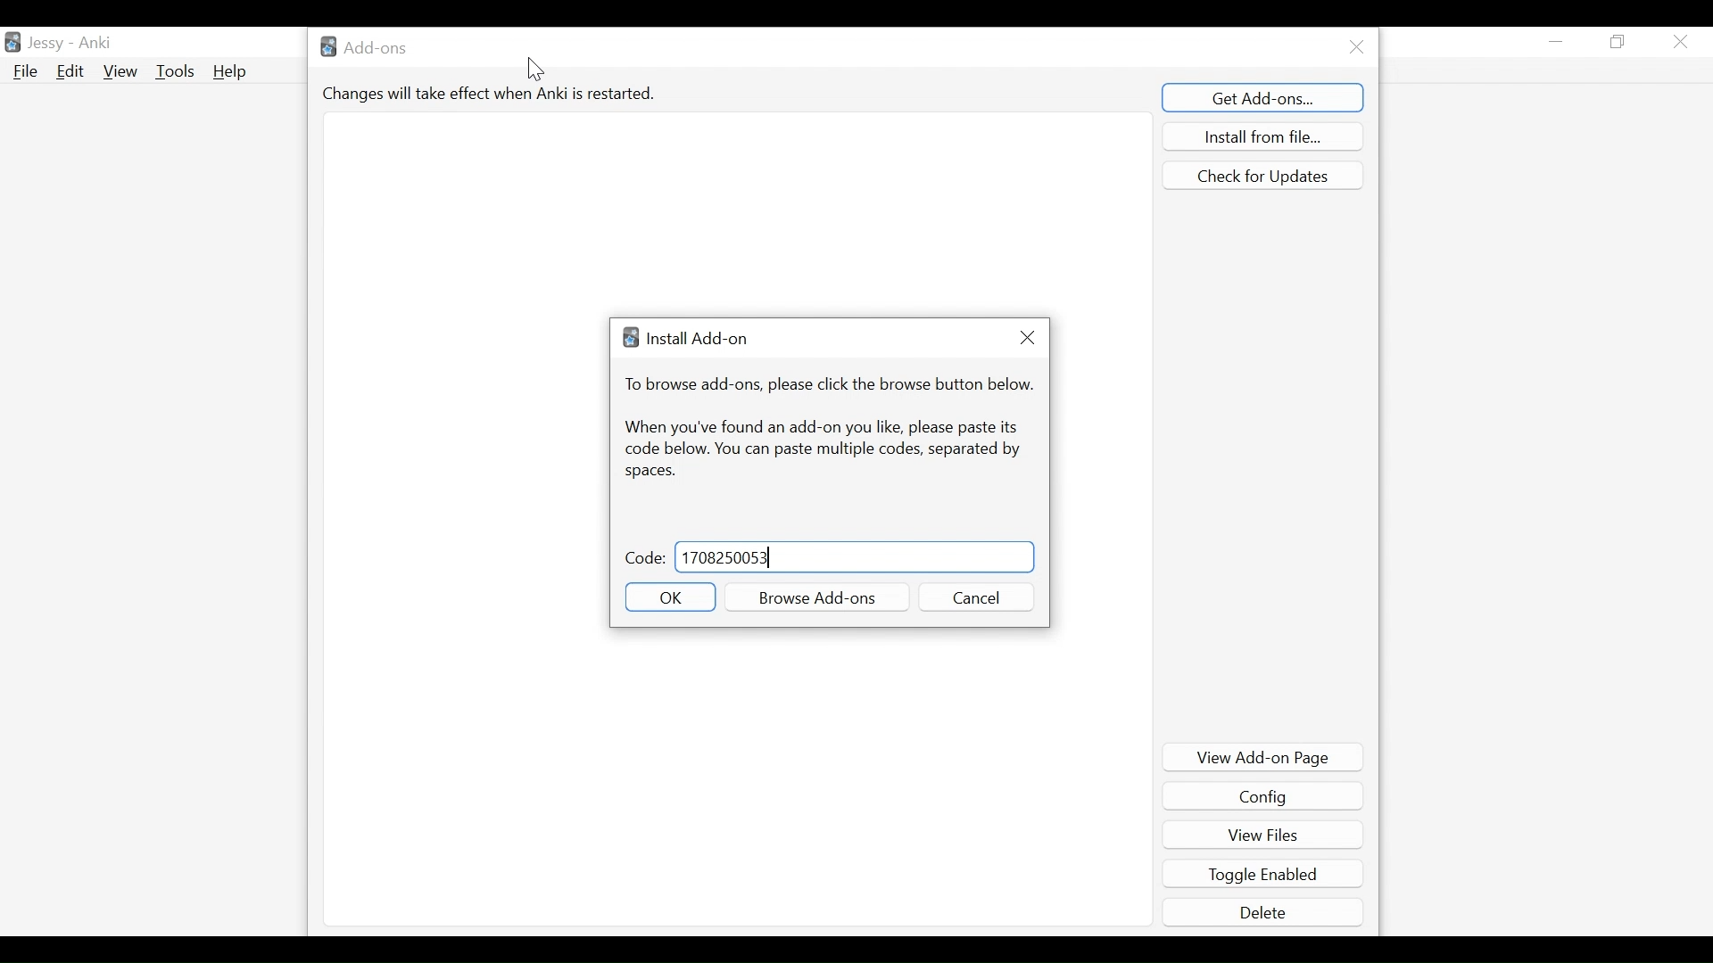 This screenshot has width=1713, height=963. I want to click on code below. You can paste multiple codes, separated by, so click(821, 451).